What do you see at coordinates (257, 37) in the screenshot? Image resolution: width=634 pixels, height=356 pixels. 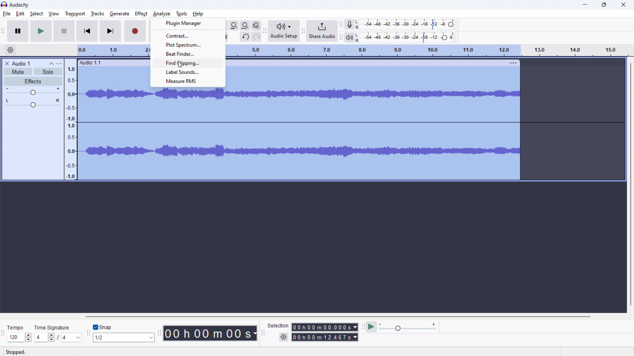 I see `redo` at bounding box center [257, 37].